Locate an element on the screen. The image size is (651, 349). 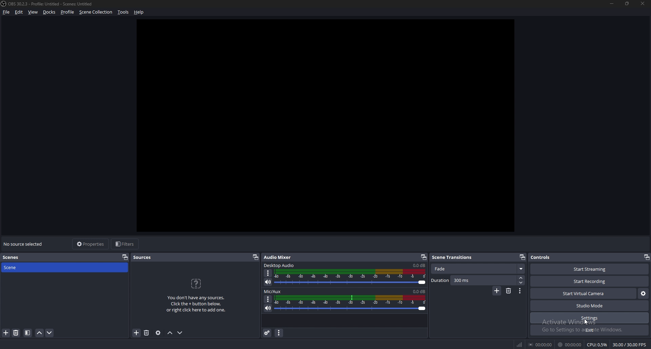
scene transitions is located at coordinates (455, 258).